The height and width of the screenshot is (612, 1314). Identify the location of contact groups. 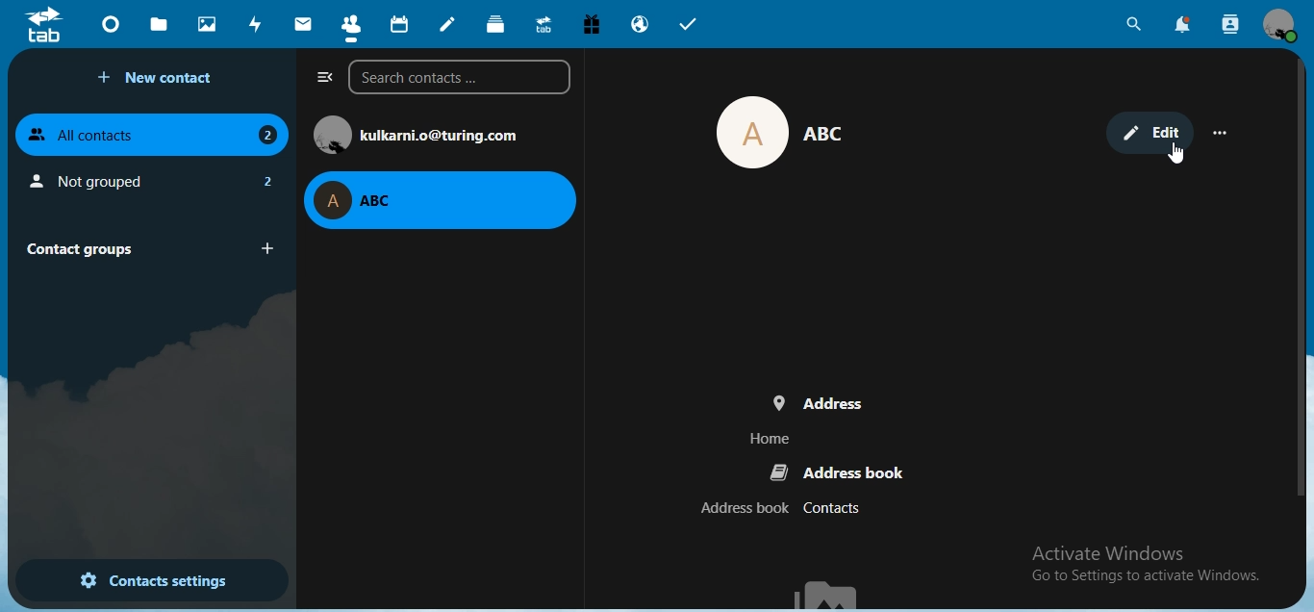
(145, 247).